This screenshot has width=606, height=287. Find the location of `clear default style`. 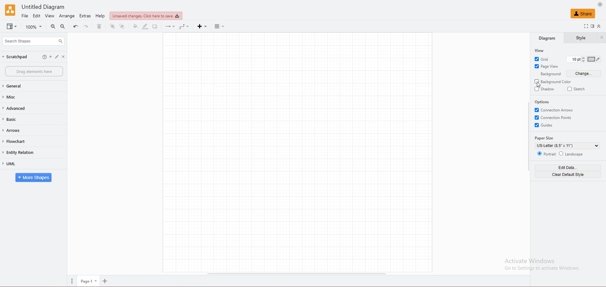

clear default style is located at coordinates (567, 175).